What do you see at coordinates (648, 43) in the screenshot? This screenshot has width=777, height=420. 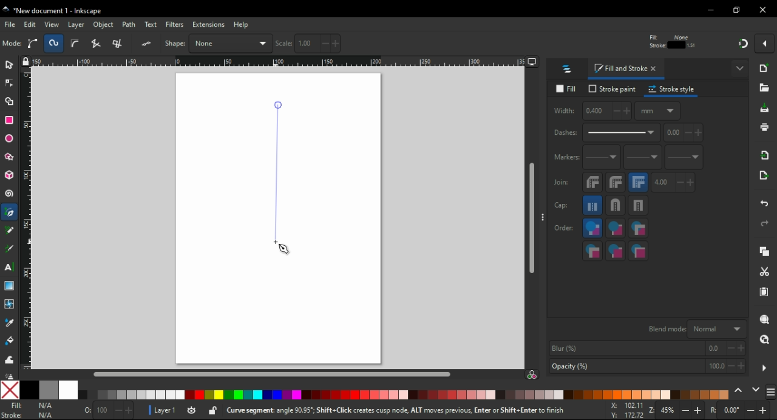 I see `when scaling objects, scale the stroke width with same proportion` at bounding box center [648, 43].